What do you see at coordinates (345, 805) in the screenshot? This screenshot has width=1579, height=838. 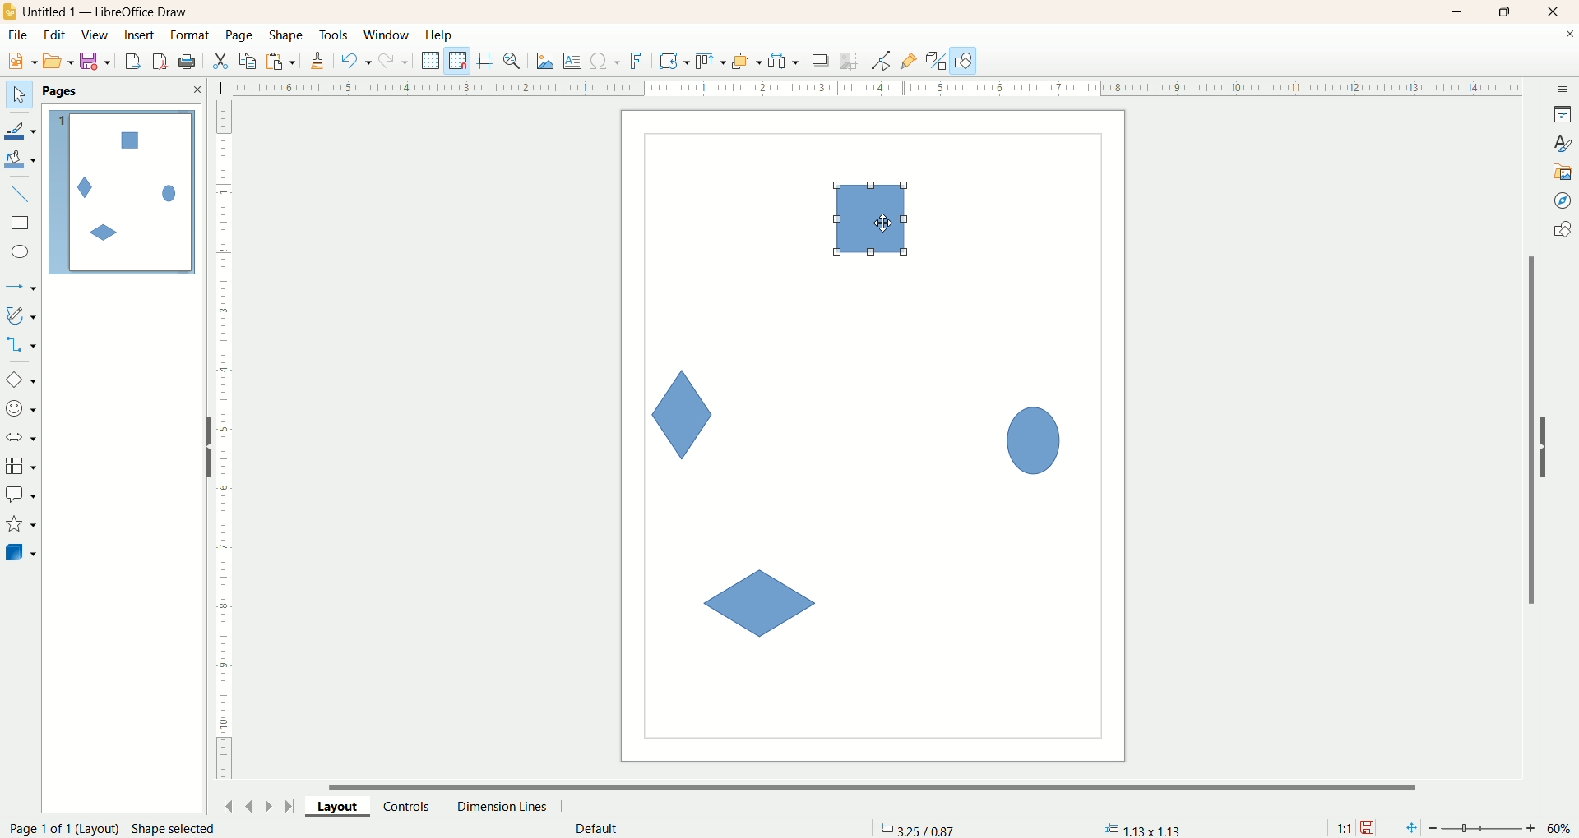 I see `layout` at bounding box center [345, 805].